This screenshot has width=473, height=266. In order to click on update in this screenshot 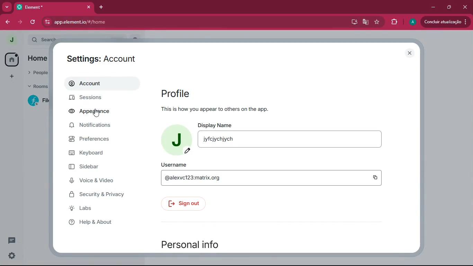, I will do `click(445, 21)`.